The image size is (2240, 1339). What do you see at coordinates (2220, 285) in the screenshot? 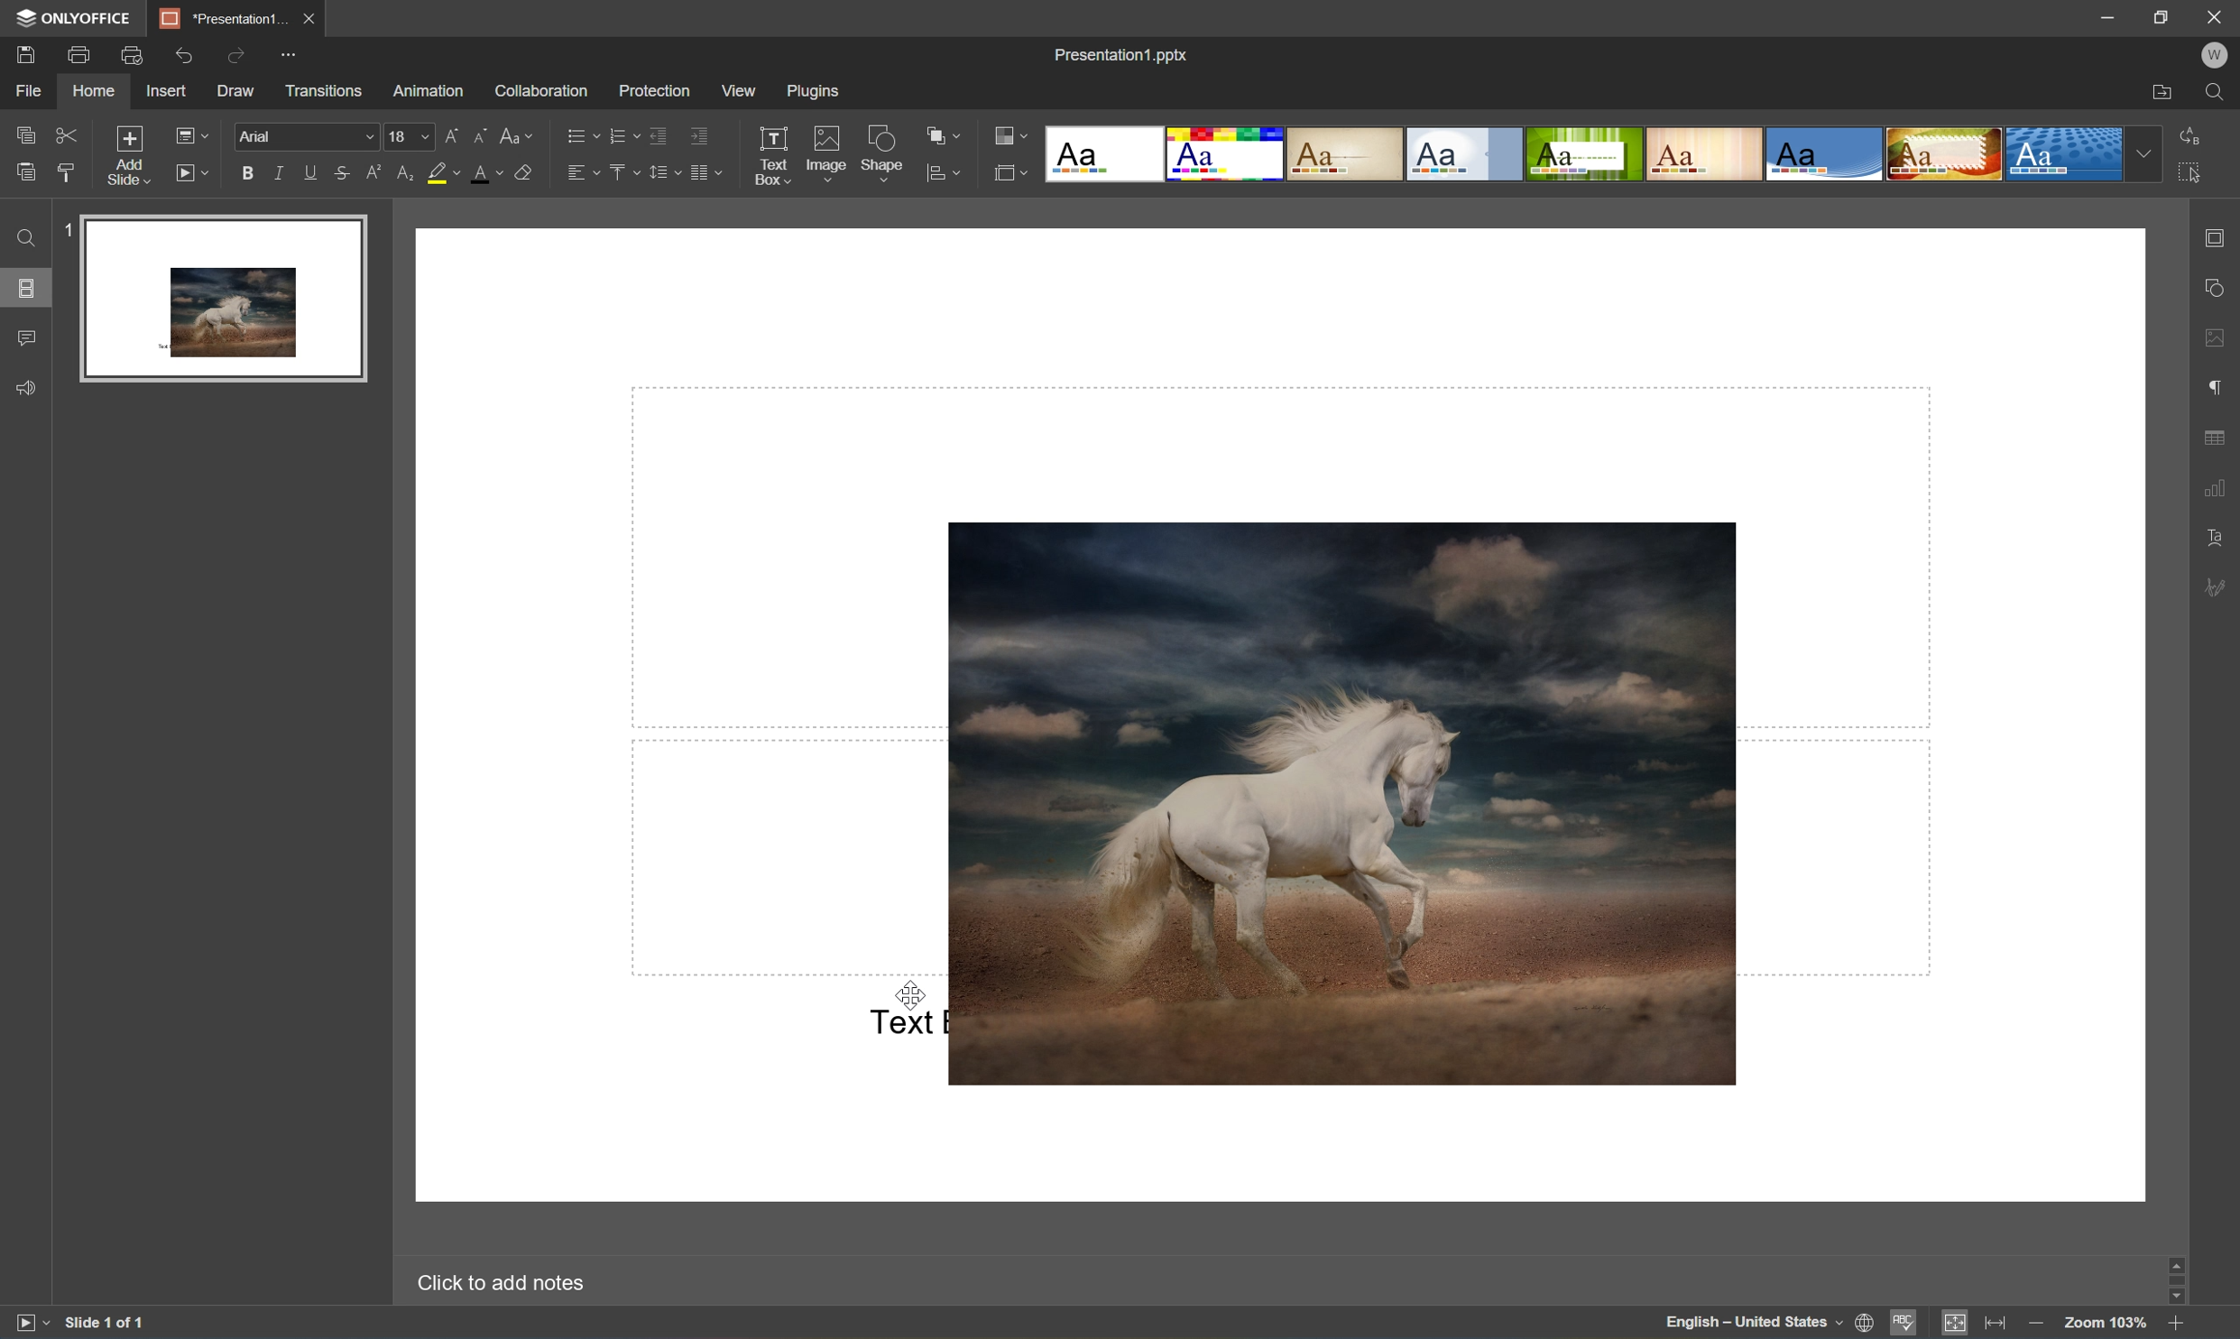
I see `Shape settings` at bounding box center [2220, 285].